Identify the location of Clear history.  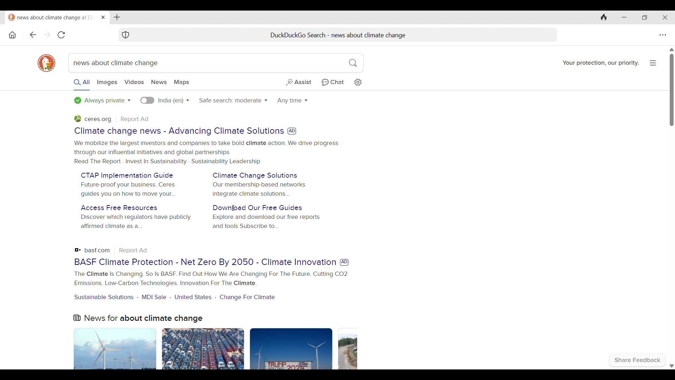
(604, 18).